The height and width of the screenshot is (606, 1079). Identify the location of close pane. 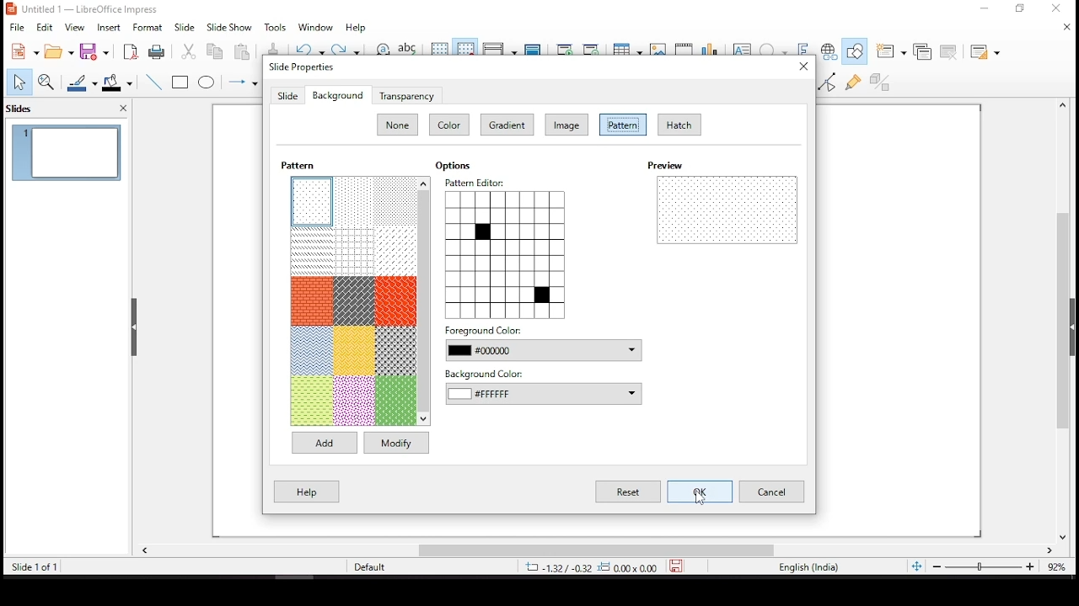
(134, 329).